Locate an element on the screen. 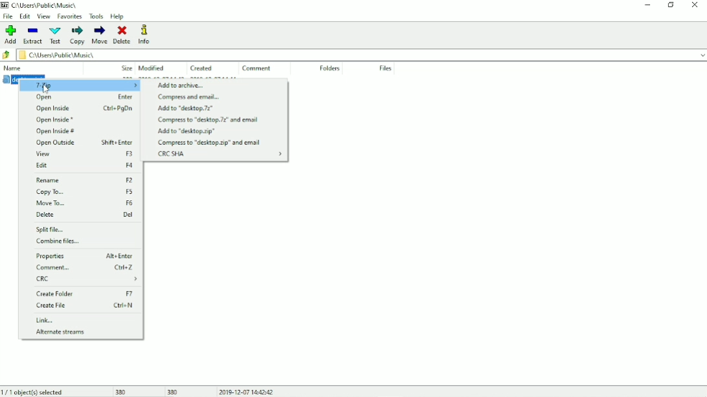 This screenshot has height=397, width=707. Delete  is located at coordinates (123, 35).